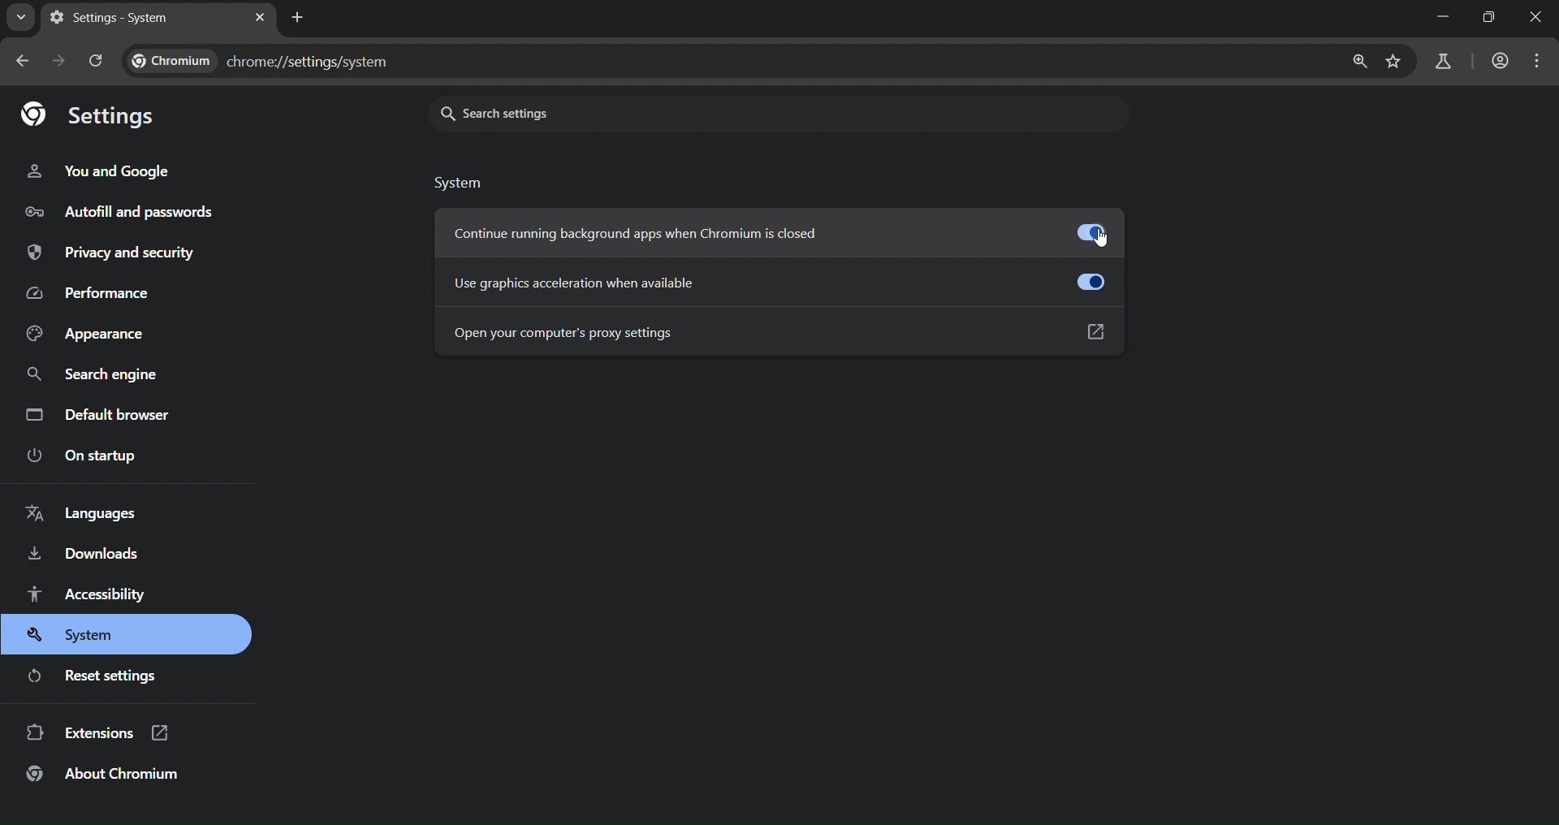 The width and height of the screenshot is (1559, 825). Describe the element at coordinates (119, 214) in the screenshot. I see `autofill and passwords` at that location.